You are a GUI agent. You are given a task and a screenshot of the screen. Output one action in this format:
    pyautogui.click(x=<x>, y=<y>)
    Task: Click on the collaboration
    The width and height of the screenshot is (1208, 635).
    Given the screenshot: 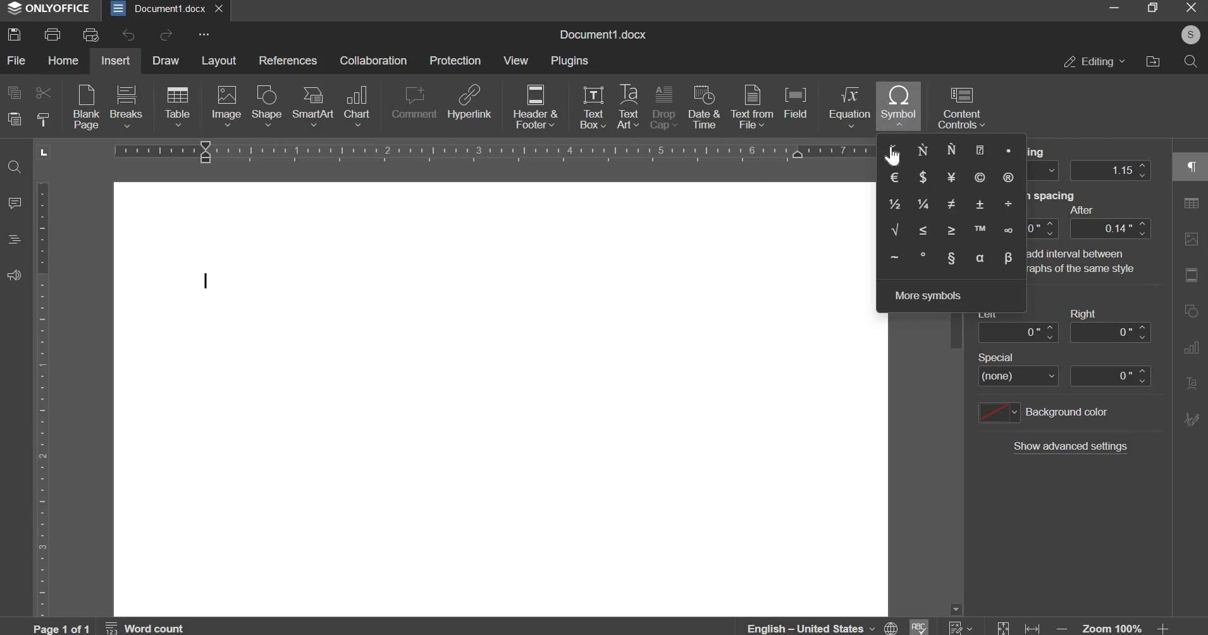 What is the action you would take?
    pyautogui.click(x=373, y=60)
    